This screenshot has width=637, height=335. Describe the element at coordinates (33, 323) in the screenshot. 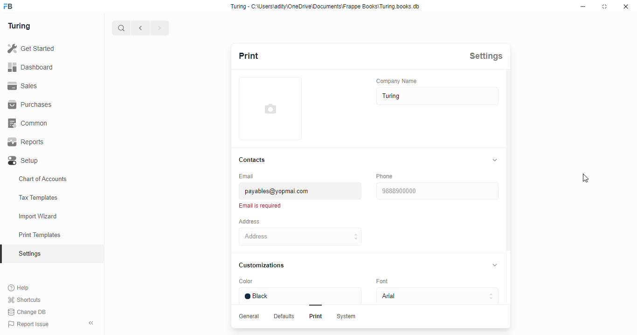

I see `Report Issue` at that location.